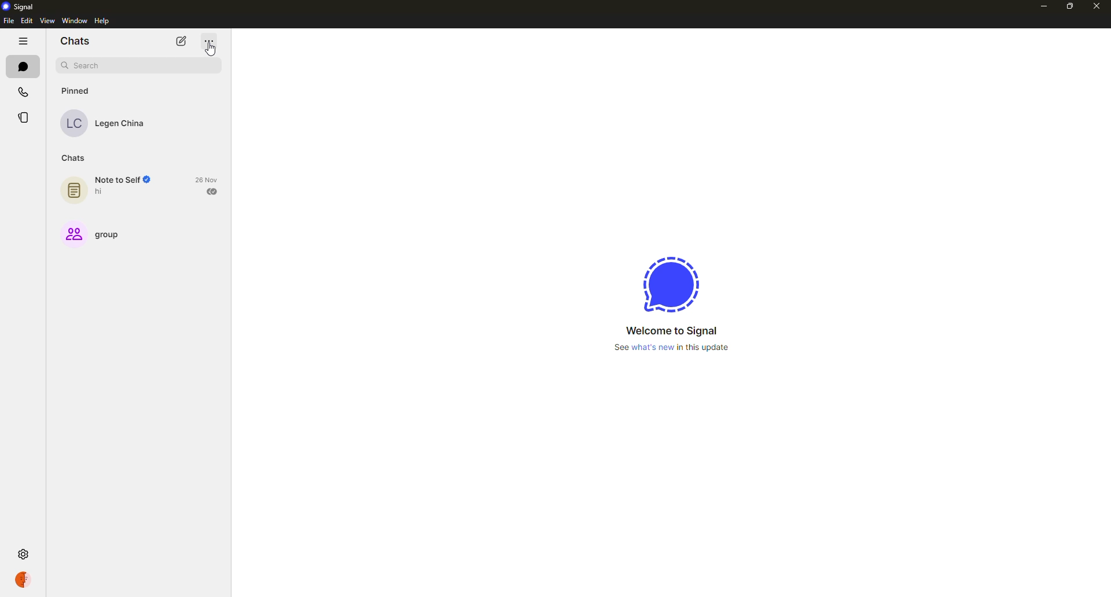 The height and width of the screenshot is (597, 1111). Describe the element at coordinates (664, 283) in the screenshot. I see `signal` at that location.